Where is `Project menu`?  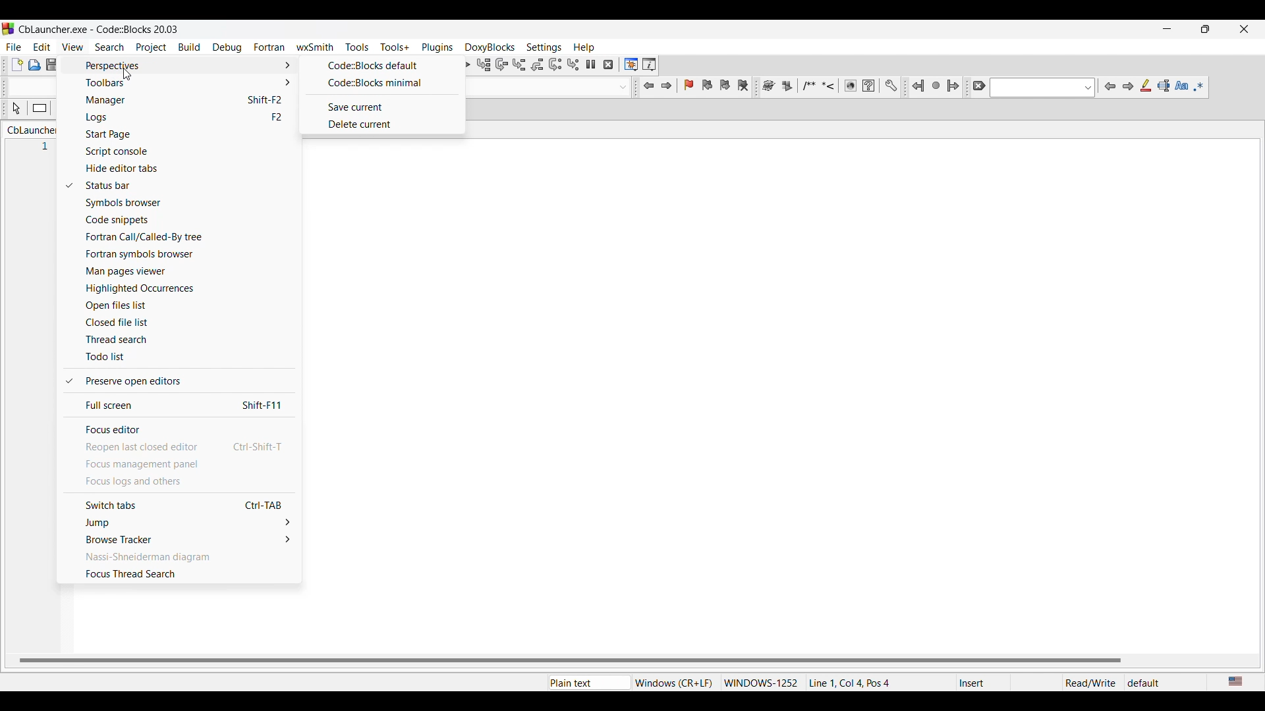 Project menu is located at coordinates (152, 48).